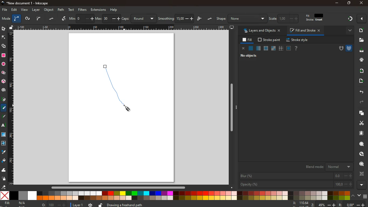 Image resolution: width=368 pixels, height=207 pixels. I want to click on wave, so click(4, 170).